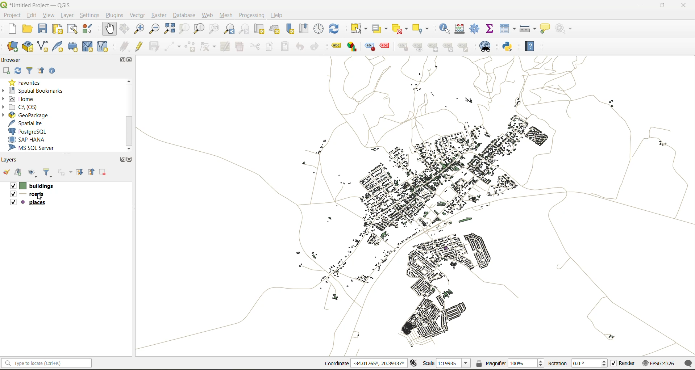 Image resolution: width=695 pixels, height=370 pixels. I want to click on file name and app name, so click(40, 5).